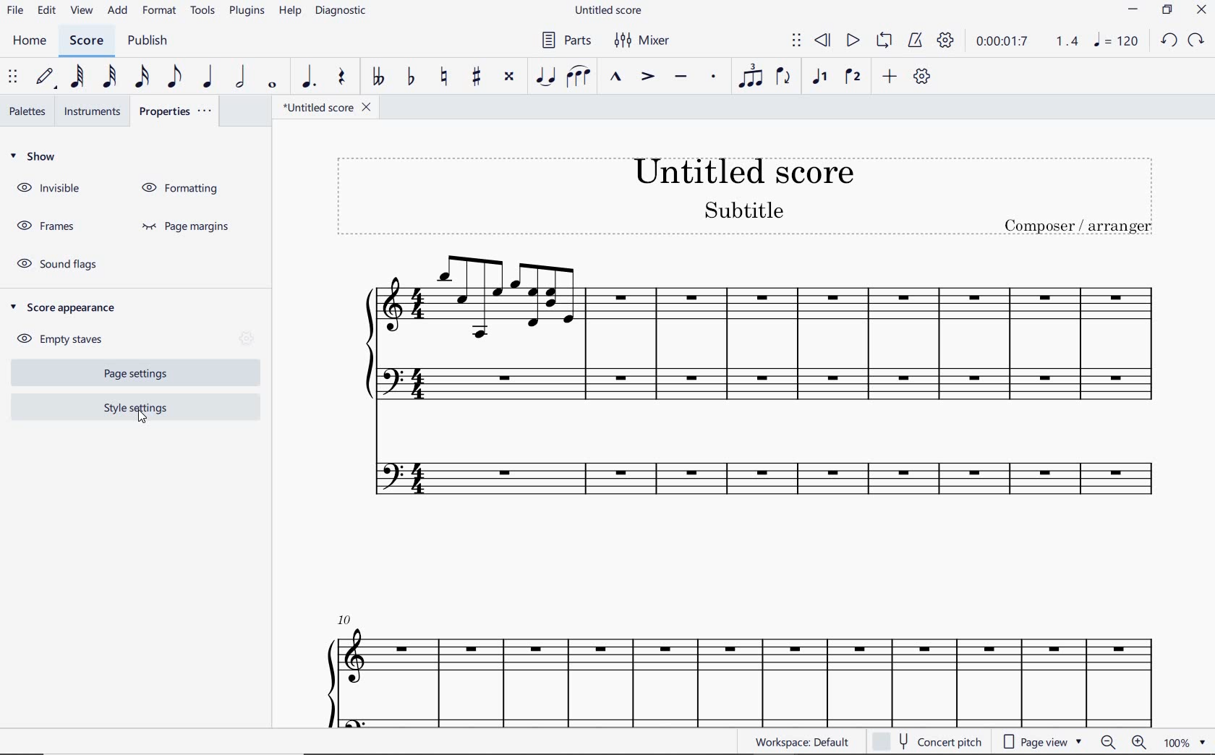 The height and width of the screenshot is (755, 1215). Describe the element at coordinates (806, 742) in the screenshot. I see `WORKSPACE: DEFAULT` at that location.